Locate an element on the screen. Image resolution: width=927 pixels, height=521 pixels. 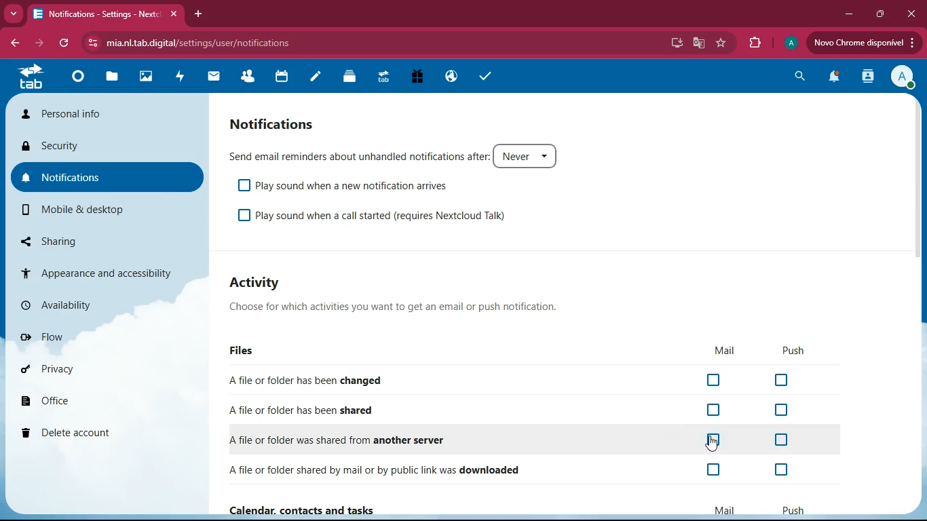
url is located at coordinates (198, 43).